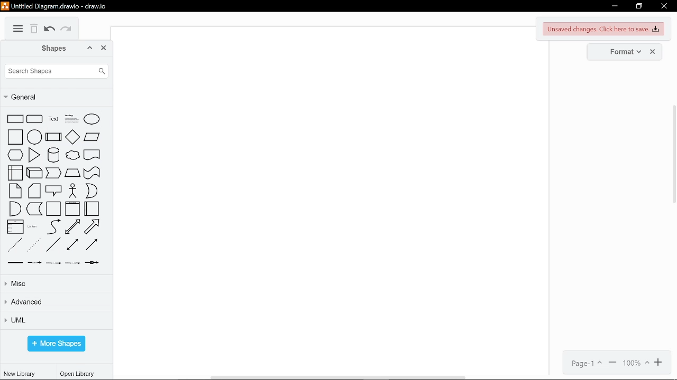 The image size is (677, 380). What do you see at coordinates (35, 120) in the screenshot?
I see `rounded rectangle` at bounding box center [35, 120].